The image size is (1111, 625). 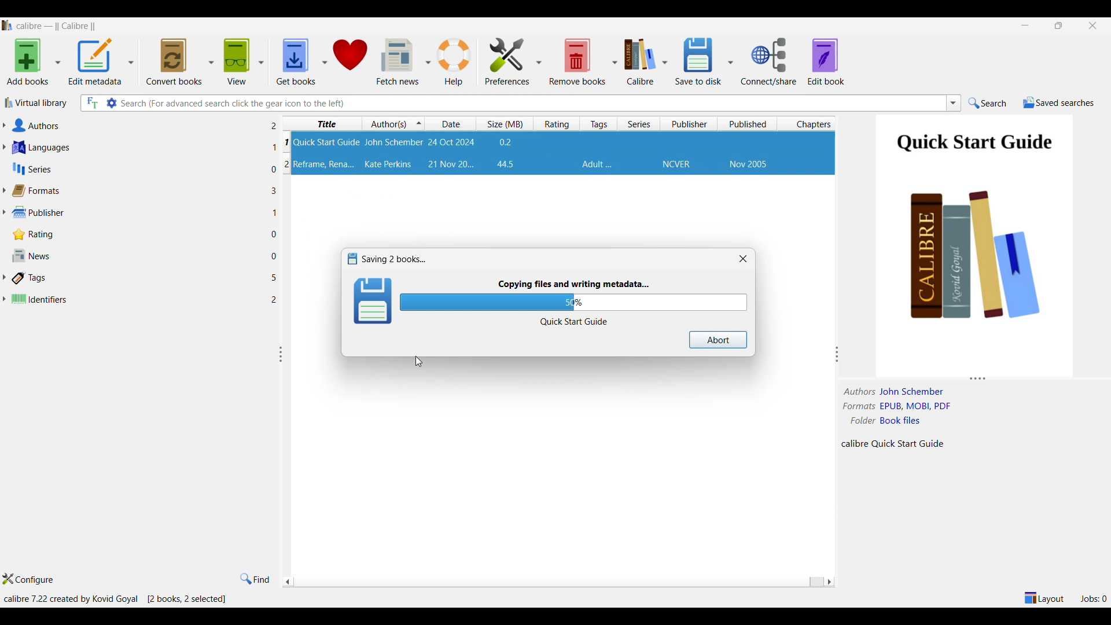 What do you see at coordinates (179, 61) in the screenshot?
I see `Convert book options ` at bounding box center [179, 61].